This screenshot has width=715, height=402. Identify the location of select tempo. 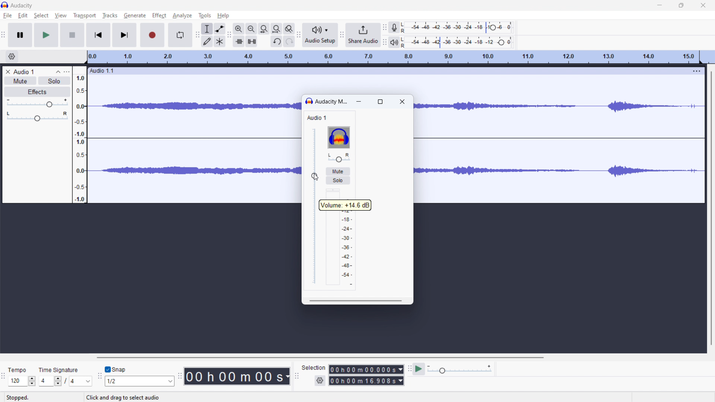
(22, 381).